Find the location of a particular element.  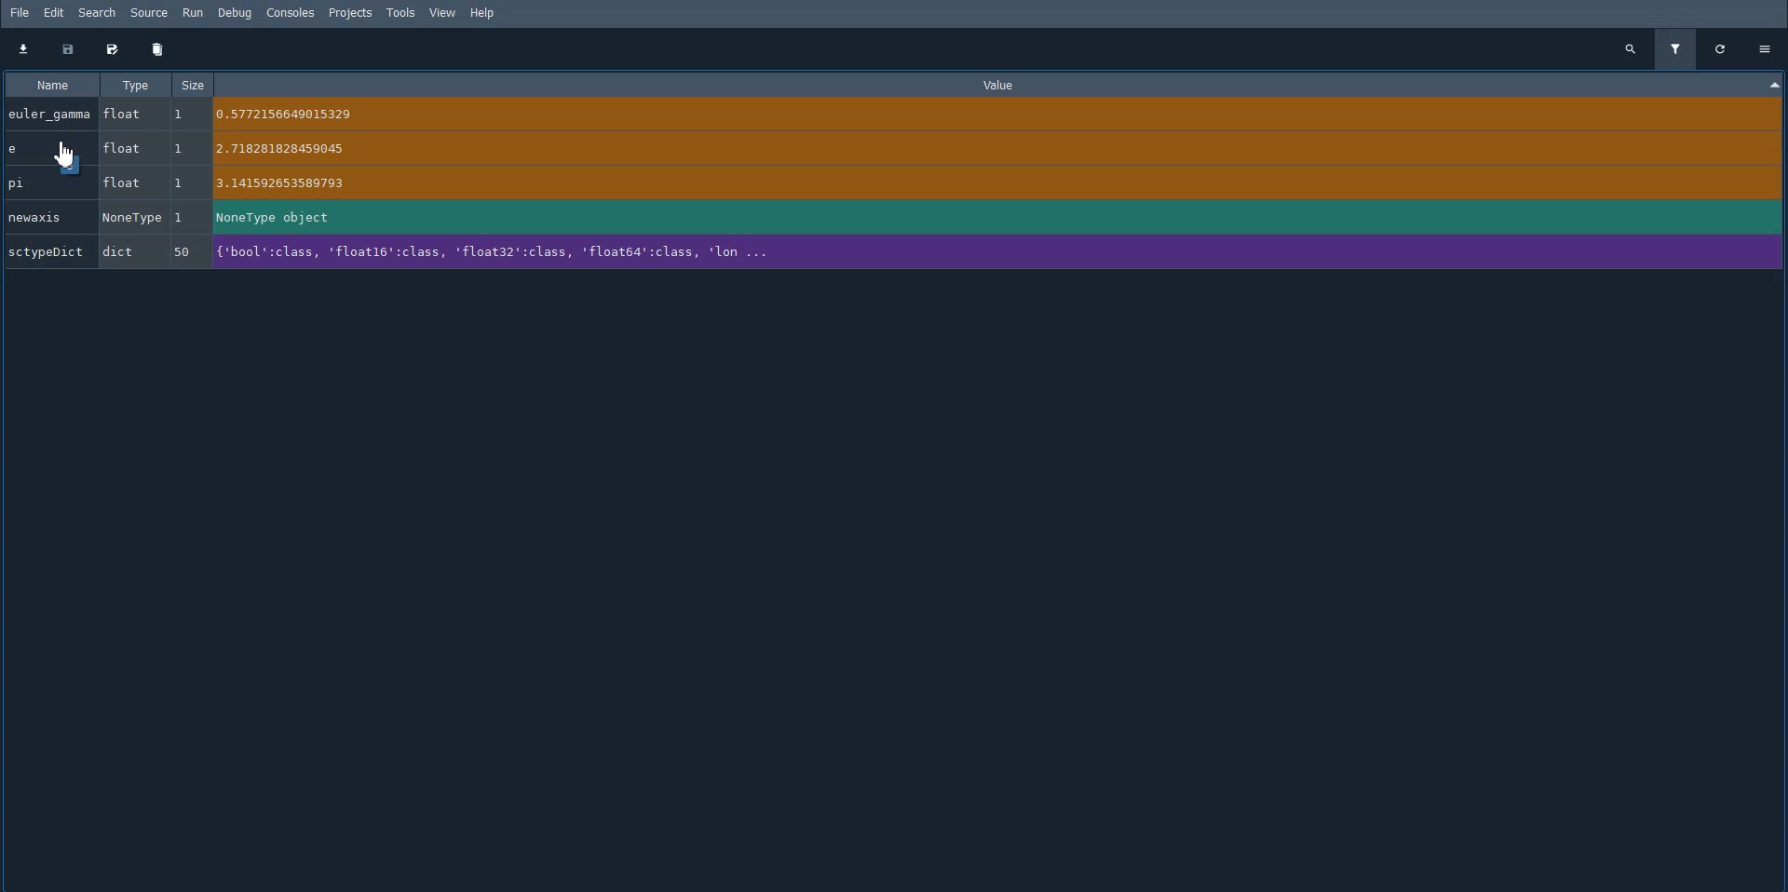

e is located at coordinates (894, 149).